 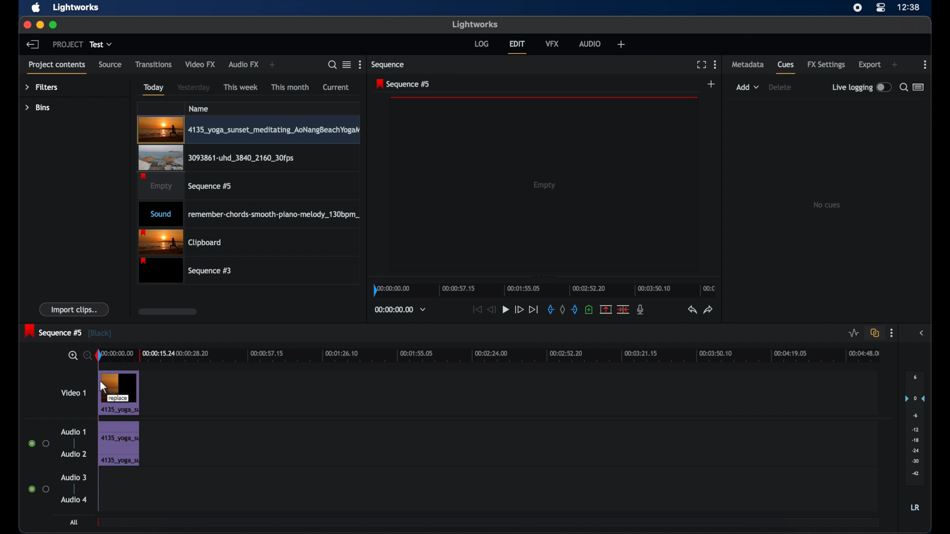 I want to click on toggle audio level editing, so click(x=854, y=333).